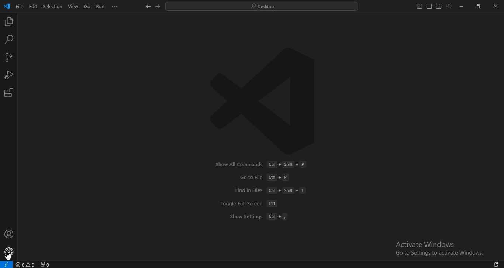  I want to click on toggle secondary side bar, so click(438, 6).